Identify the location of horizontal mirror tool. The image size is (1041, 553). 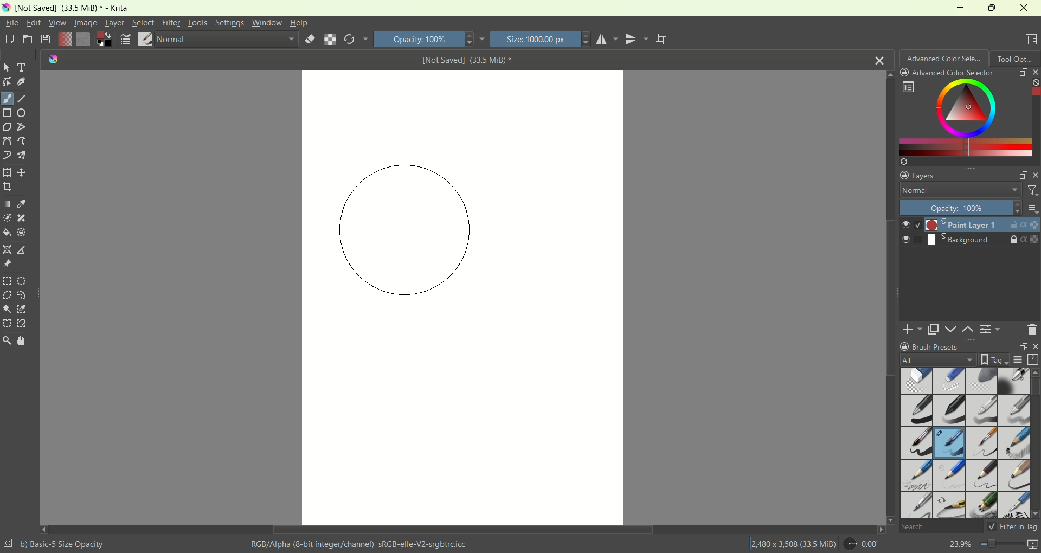
(608, 39).